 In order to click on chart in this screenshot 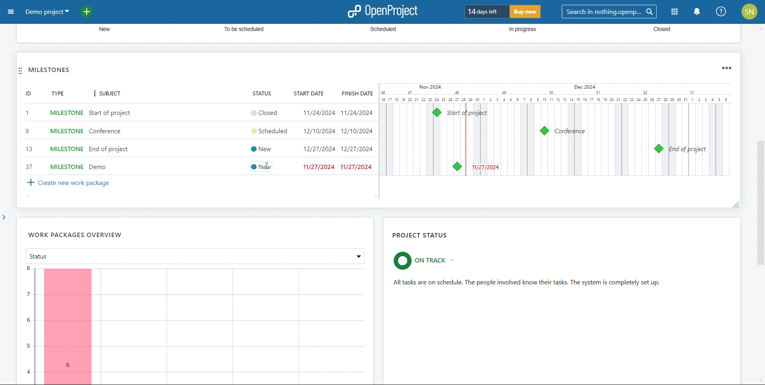, I will do `click(196, 325)`.